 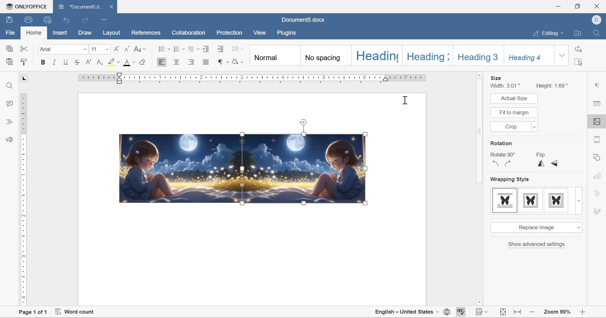 I want to click on shape settings, so click(x=598, y=156).